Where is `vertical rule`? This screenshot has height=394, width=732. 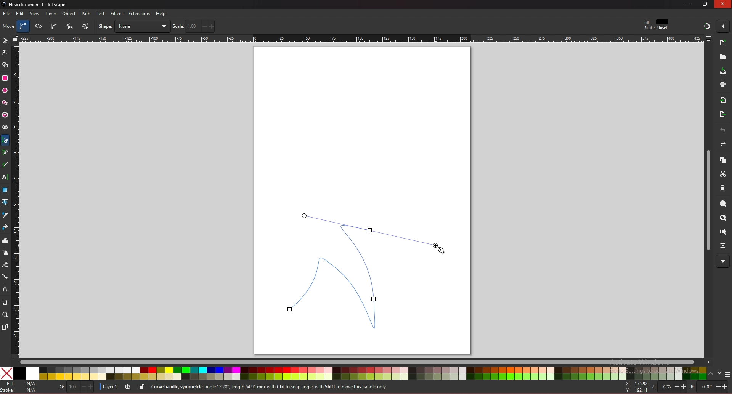 vertical rule is located at coordinates (15, 201).